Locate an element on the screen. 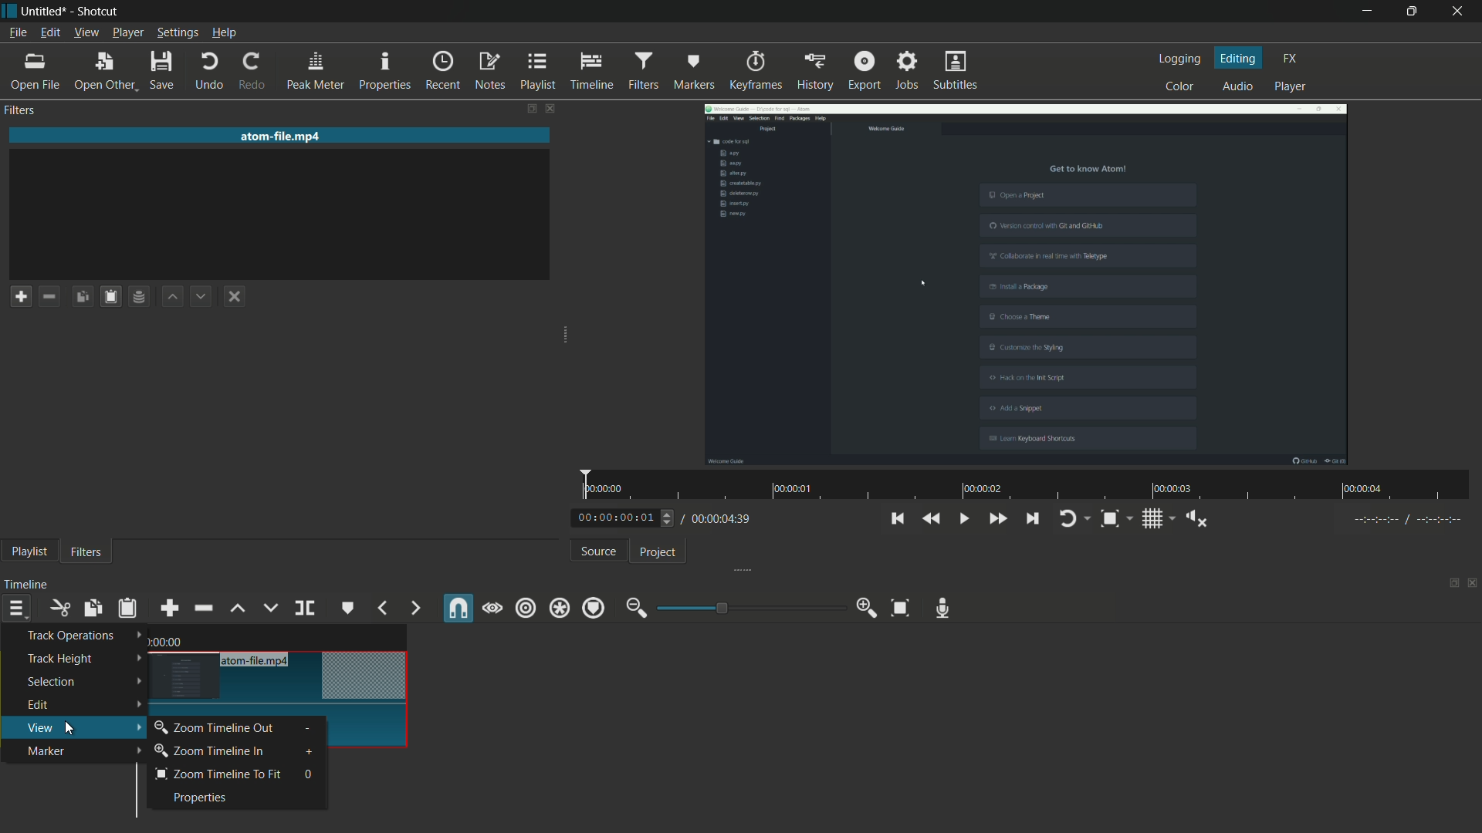  zoom timeline to fit is located at coordinates (220, 775).